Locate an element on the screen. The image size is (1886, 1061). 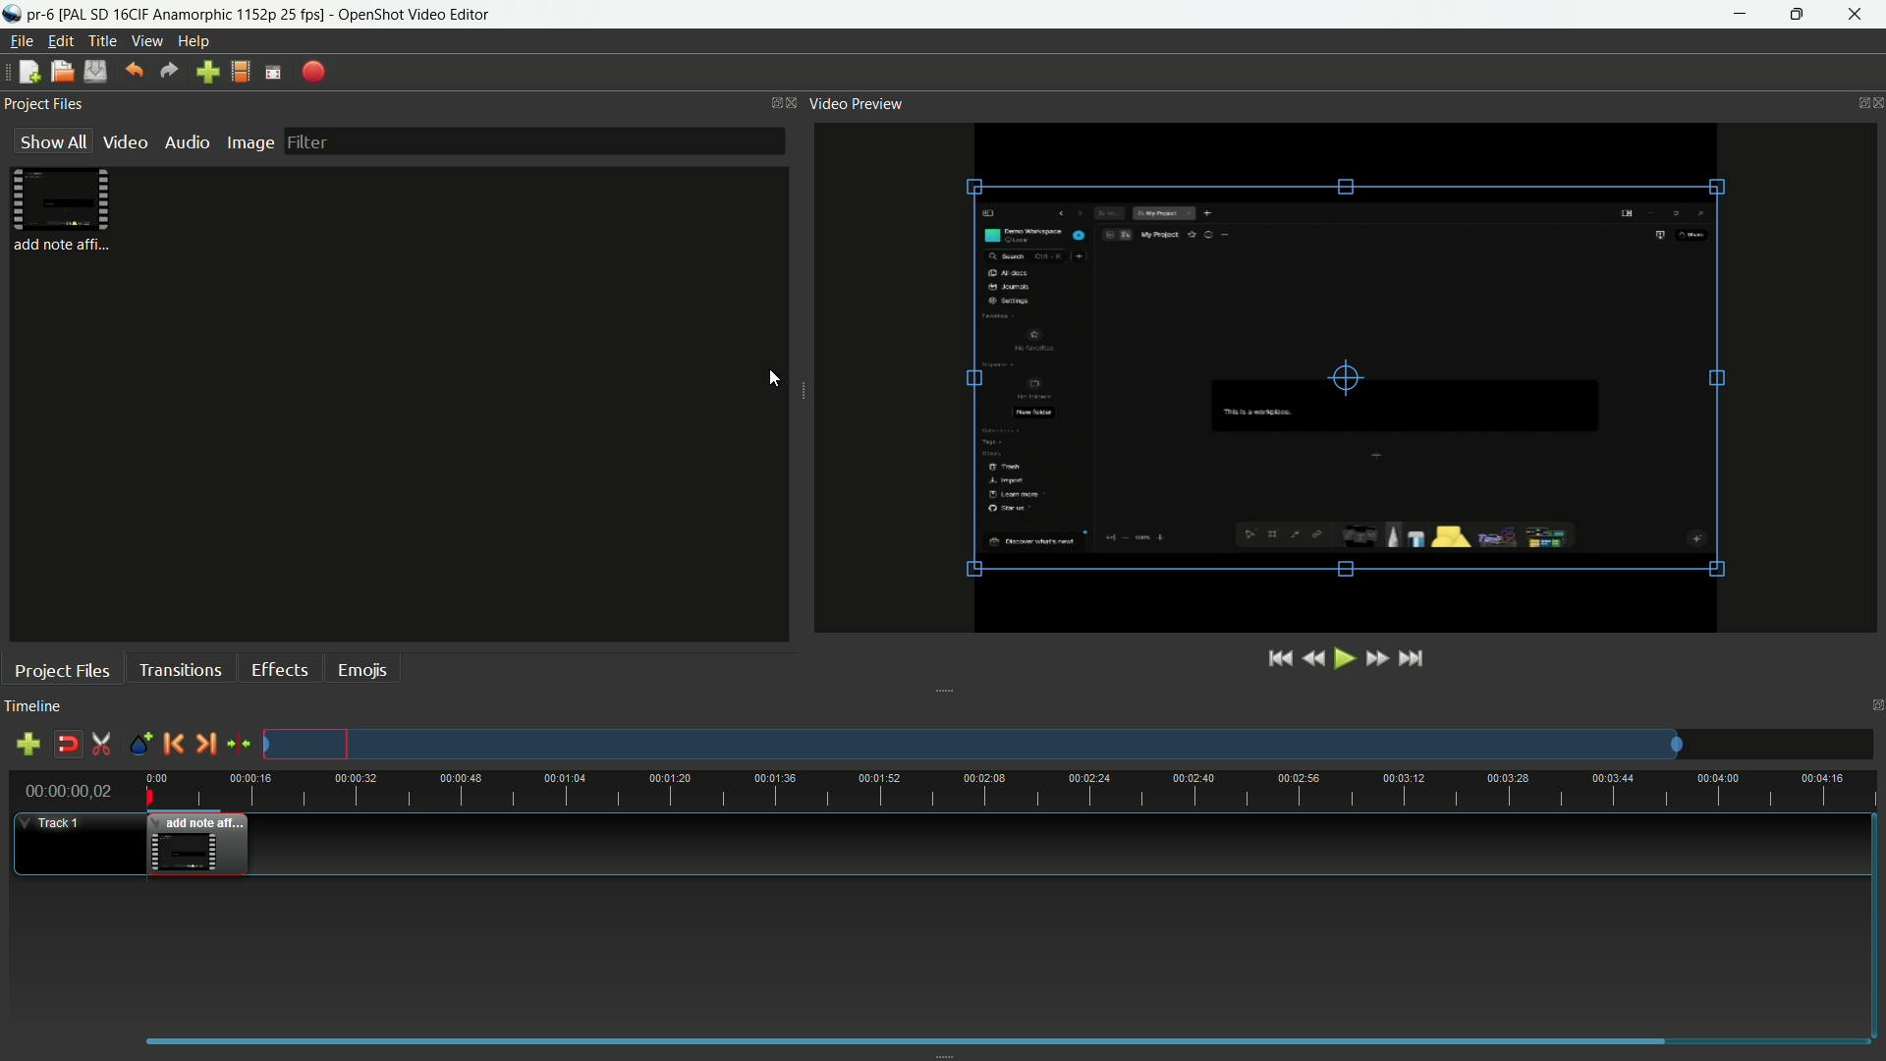
disable snap is located at coordinates (66, 745).